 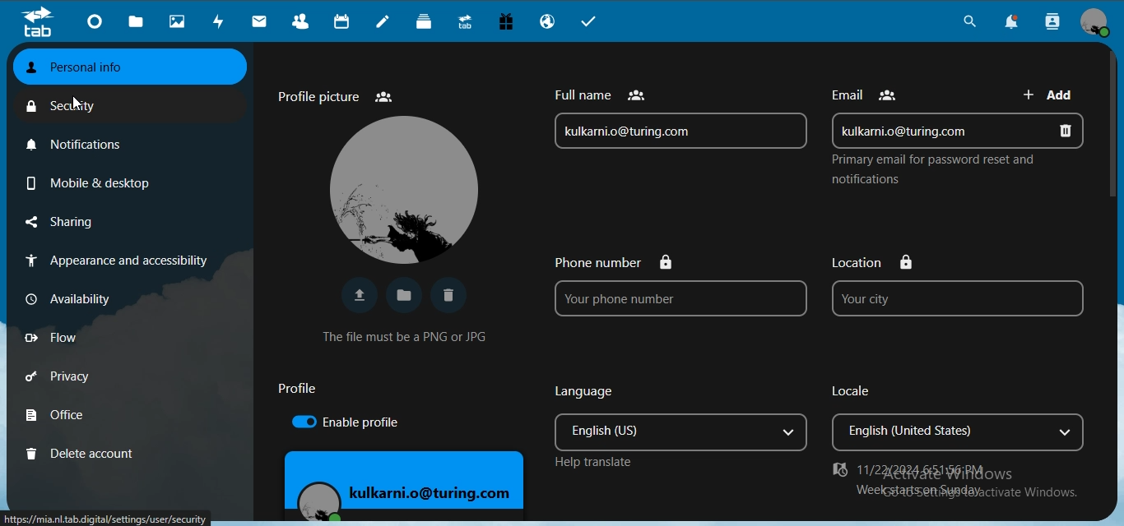 What do you see at coordinates (409, 336) in the screenshot?
I see `info` at bounding box center [409, 336].